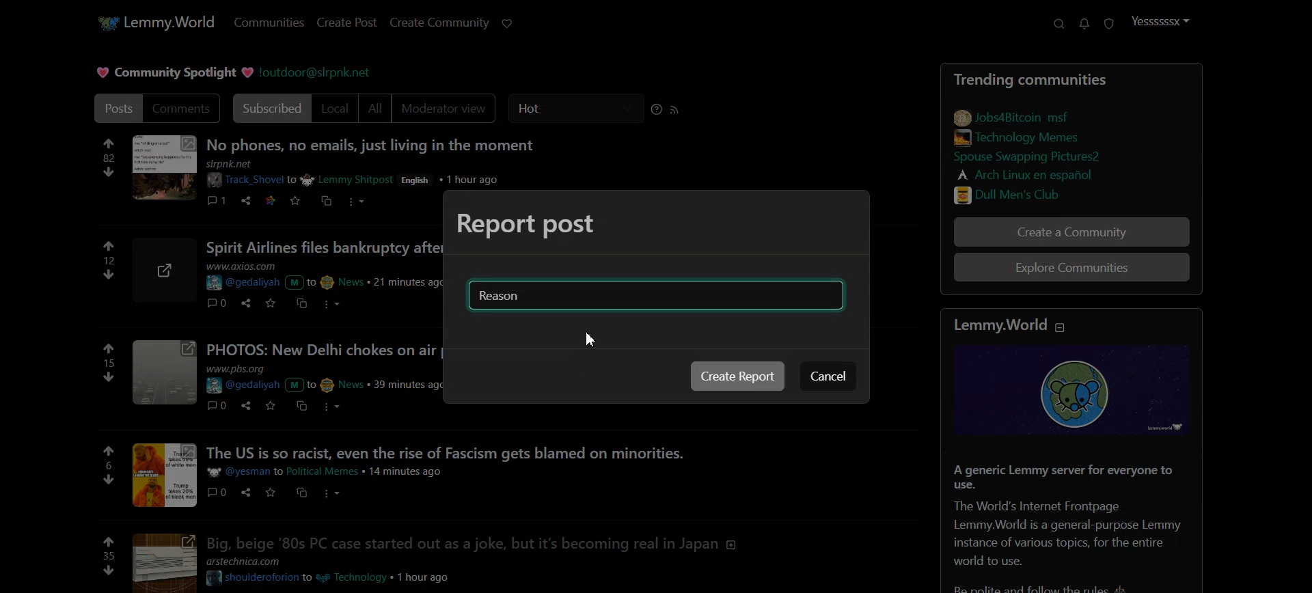  What do you see at coordinates (303, 492) in the screenshot?
I see `cross post` at bounding box center [303, 492].